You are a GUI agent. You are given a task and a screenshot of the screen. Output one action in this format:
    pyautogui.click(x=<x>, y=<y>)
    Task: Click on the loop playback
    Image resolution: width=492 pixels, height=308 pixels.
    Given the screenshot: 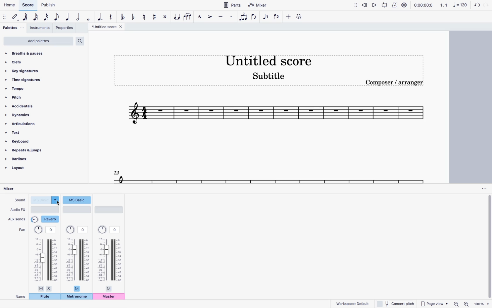 What is the action you would take?
    pyautogui.click(x=384, y=5)
    